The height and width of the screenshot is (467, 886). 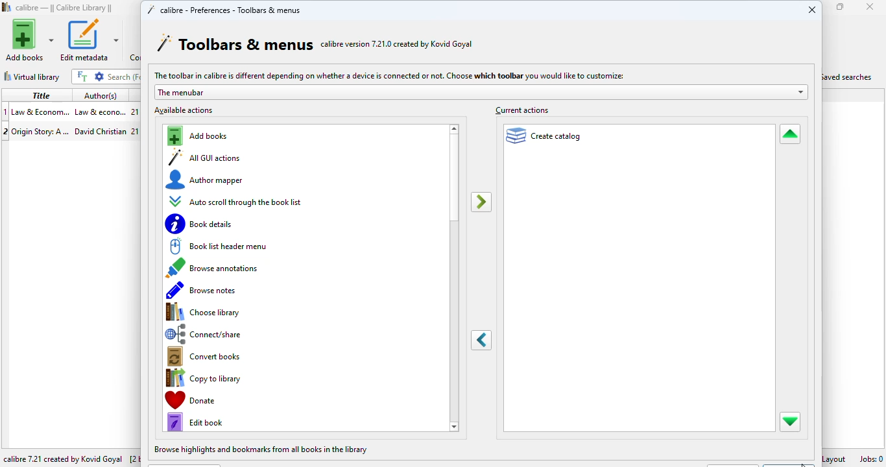 I want to click on jobs: 0, so click(x=871, y=459).